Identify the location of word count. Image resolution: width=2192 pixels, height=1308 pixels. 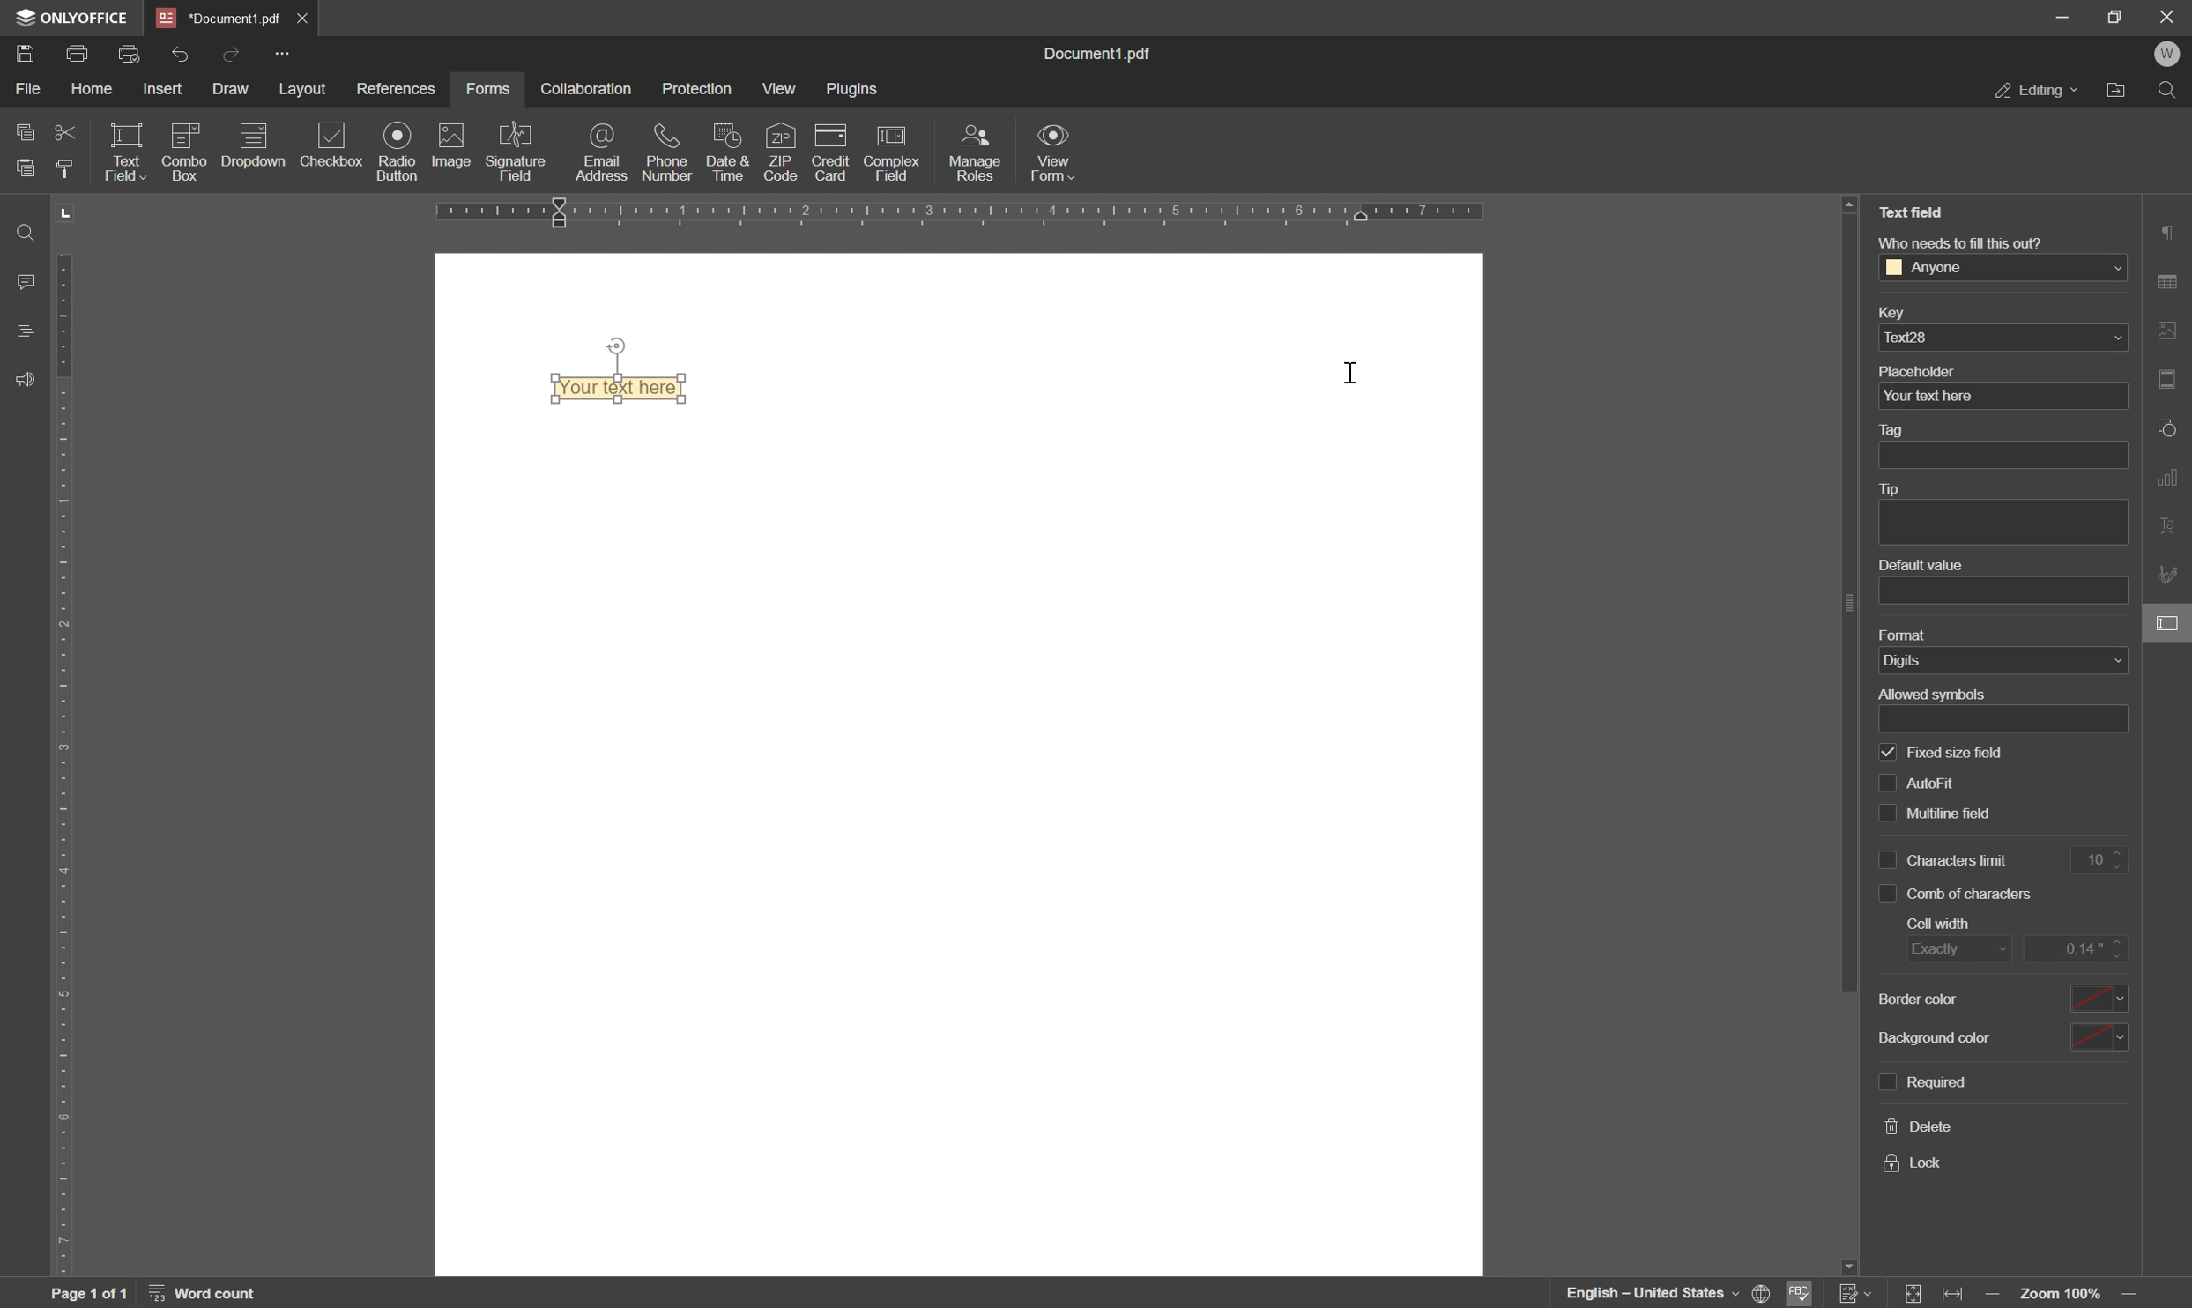
(204, 1294).